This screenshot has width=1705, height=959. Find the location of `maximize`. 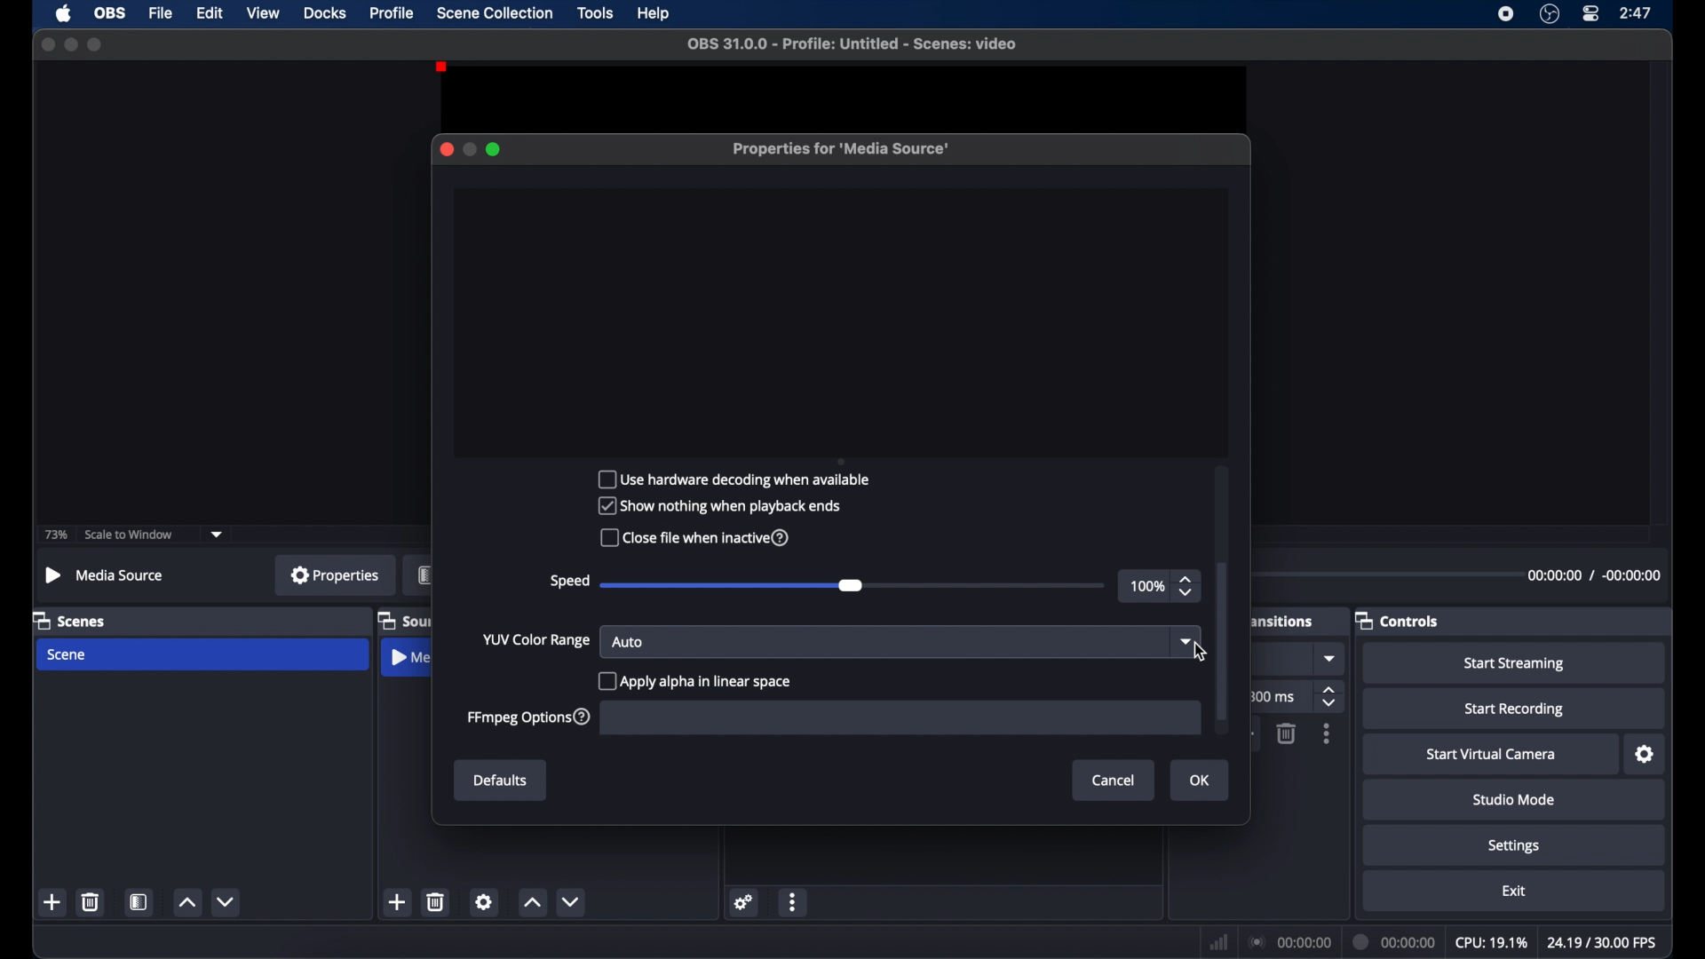

maximize is located at coordinates (96, 45).